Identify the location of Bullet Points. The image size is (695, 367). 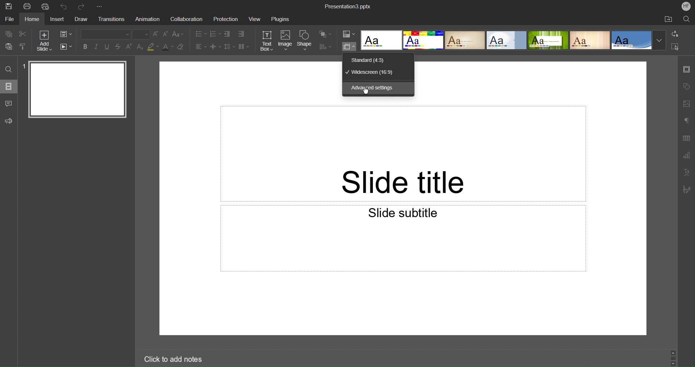
(200, 34).